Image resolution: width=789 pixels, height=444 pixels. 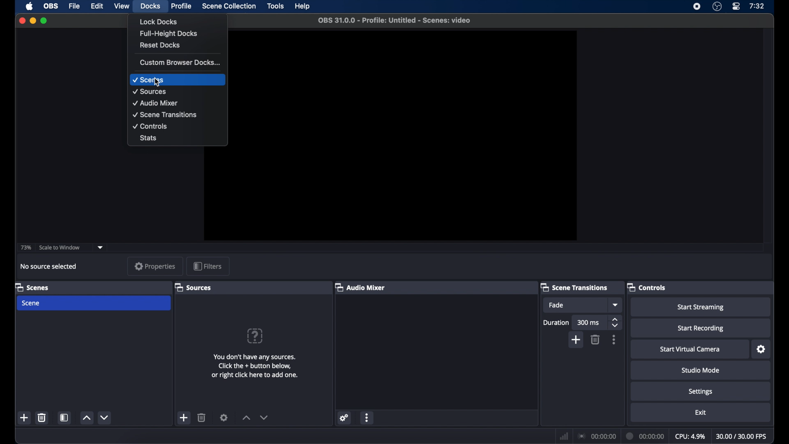 I want to click on add, so click(x=24, y=418).